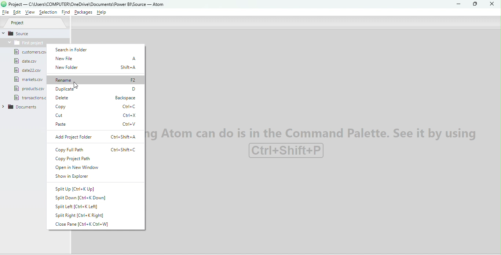 Image resolution: width=501 pixels, height=255 pixels. I want to click on File, so click(30, 97).